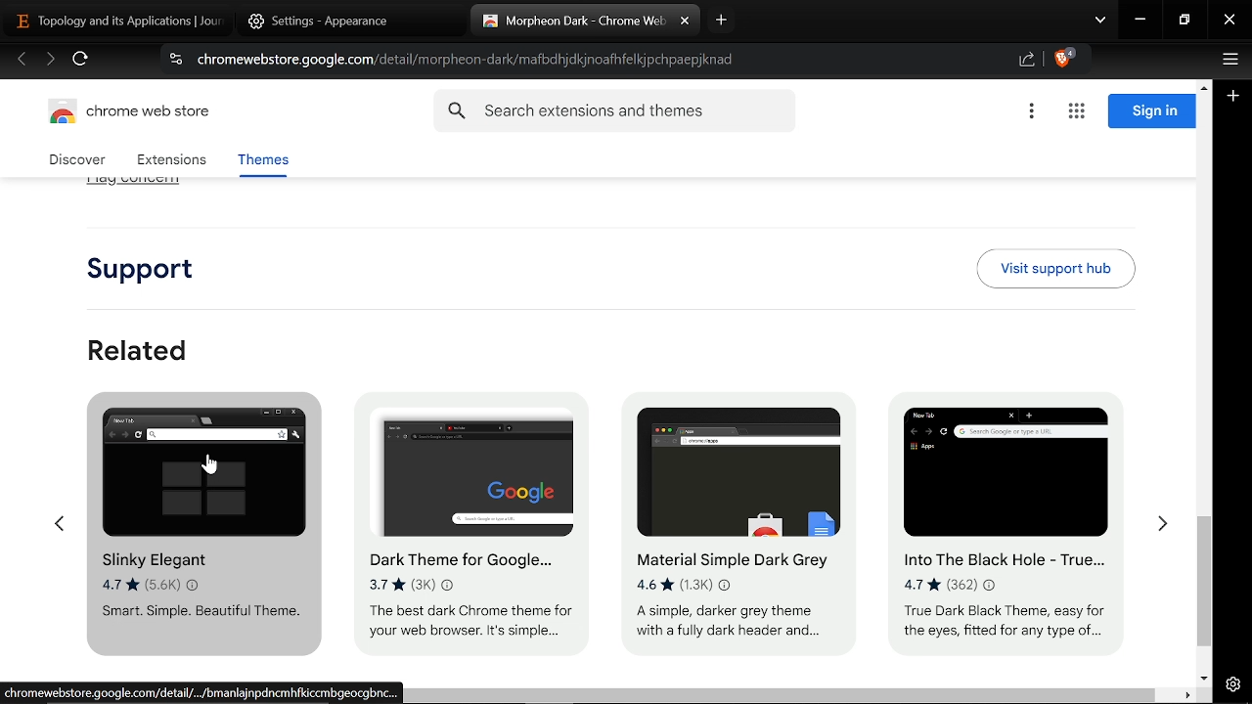  I want to click on scroll bar, so click(785, 696).